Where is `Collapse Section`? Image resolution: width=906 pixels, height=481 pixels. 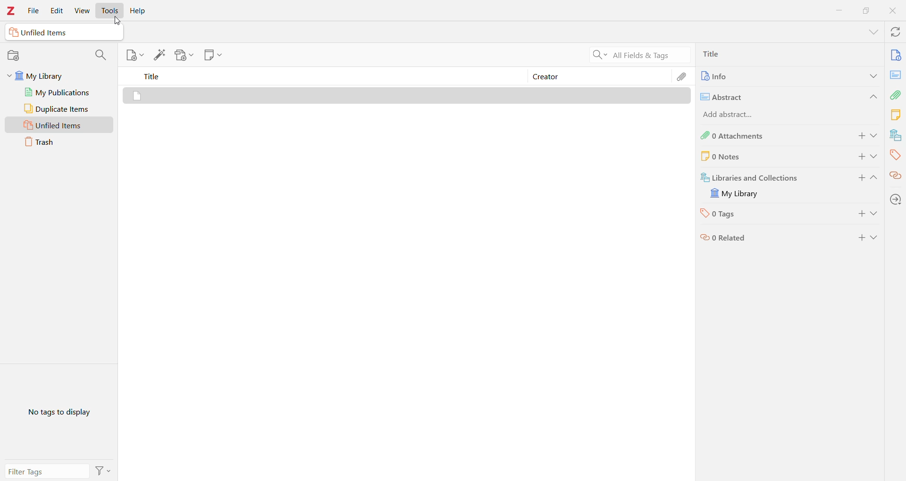 Collapse Section is located at coordinates (873, 98).